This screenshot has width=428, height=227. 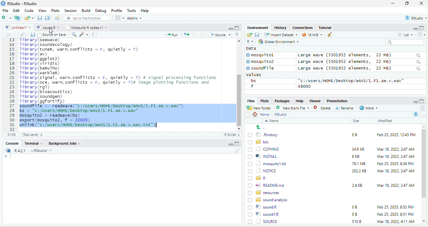 I want to click on cursor, so click(x=51, y=32).